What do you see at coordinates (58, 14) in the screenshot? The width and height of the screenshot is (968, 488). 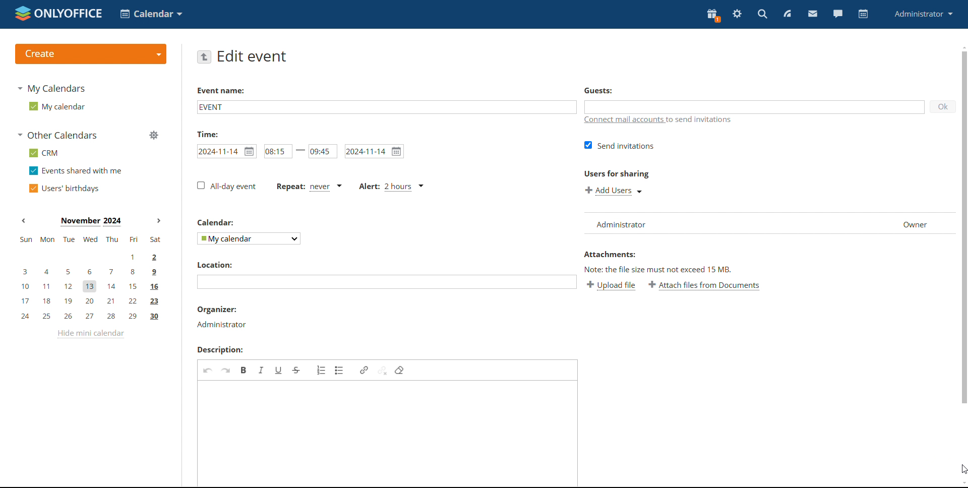 I see `logo` at bounding box center [58, 14].